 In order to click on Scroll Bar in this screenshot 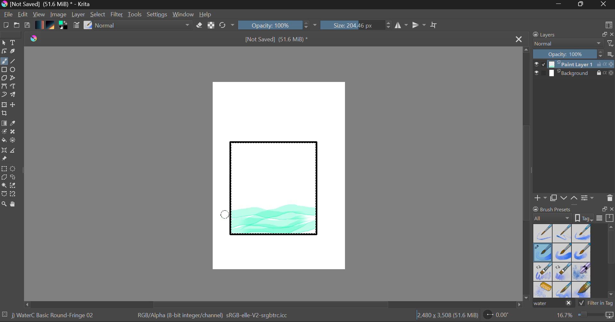, I will do `click(274, 304)`.